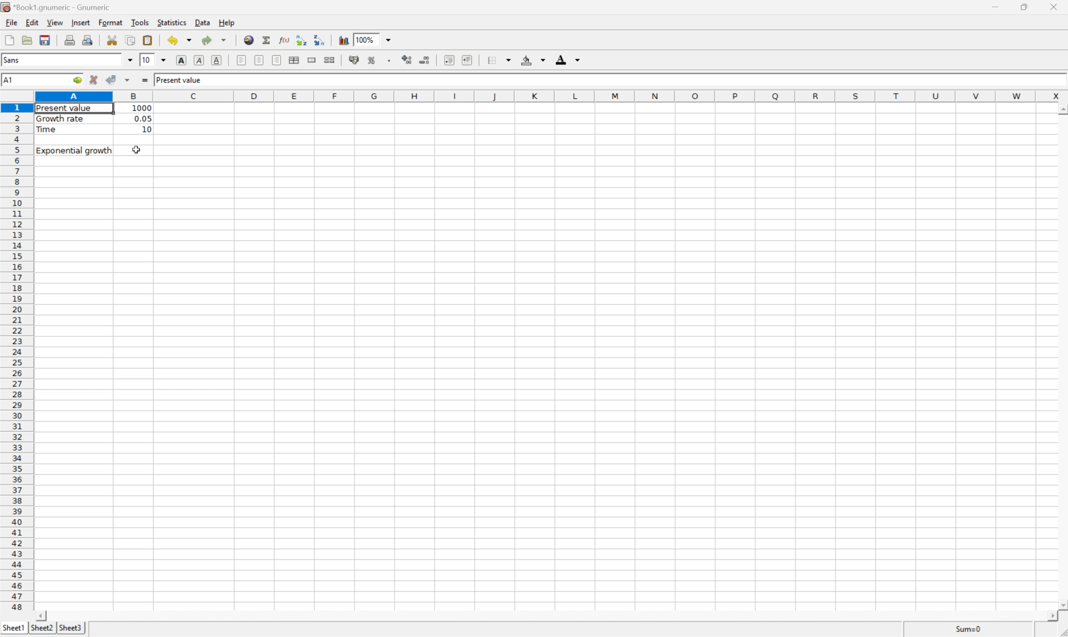 The height and width of the screenshot is (637, 1068). What do you see at coordinates (177, 39) in the screenshot?
I see `Undo` at bounding box center [177, 39].